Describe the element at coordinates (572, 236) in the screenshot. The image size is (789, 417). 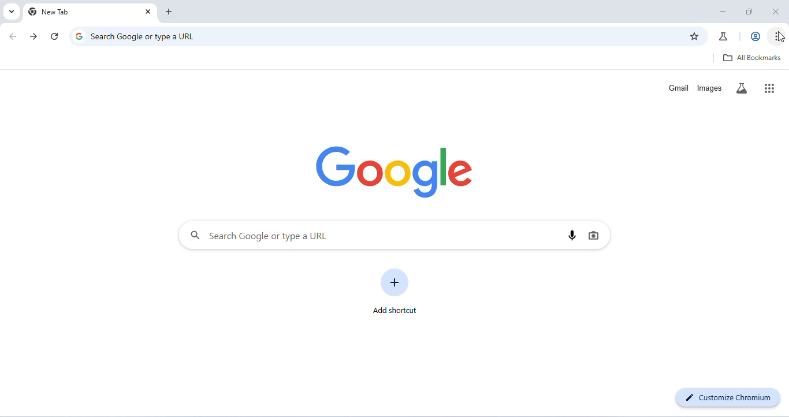
I see `voice search` at that location.